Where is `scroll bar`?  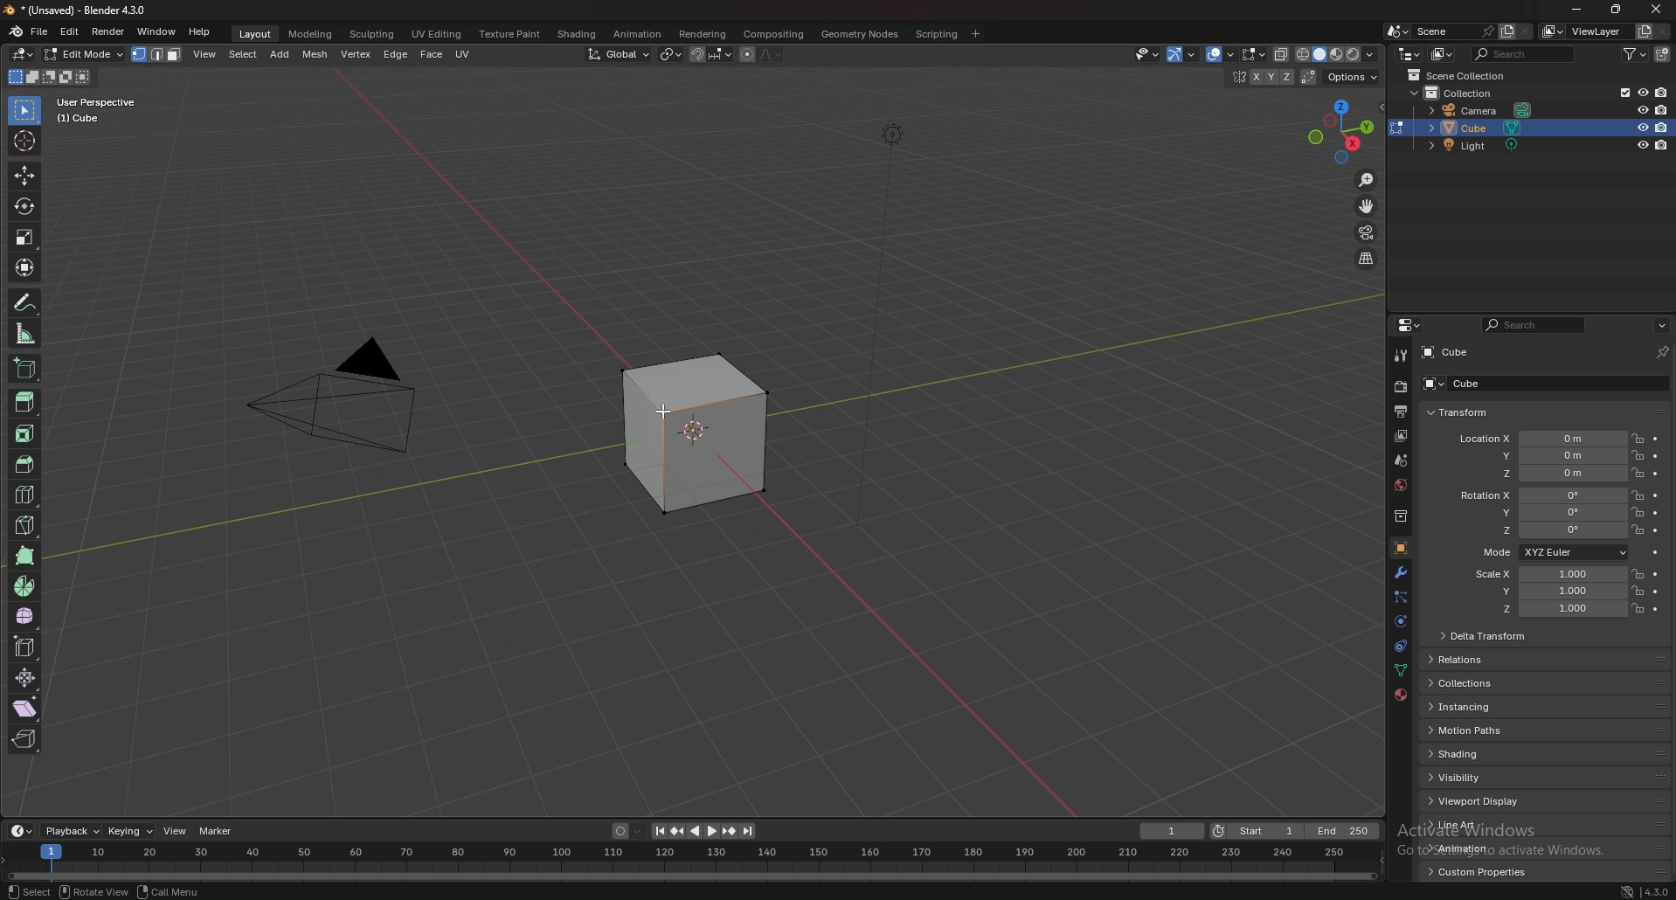 scroll bar is located at coordinates (1675, 618).